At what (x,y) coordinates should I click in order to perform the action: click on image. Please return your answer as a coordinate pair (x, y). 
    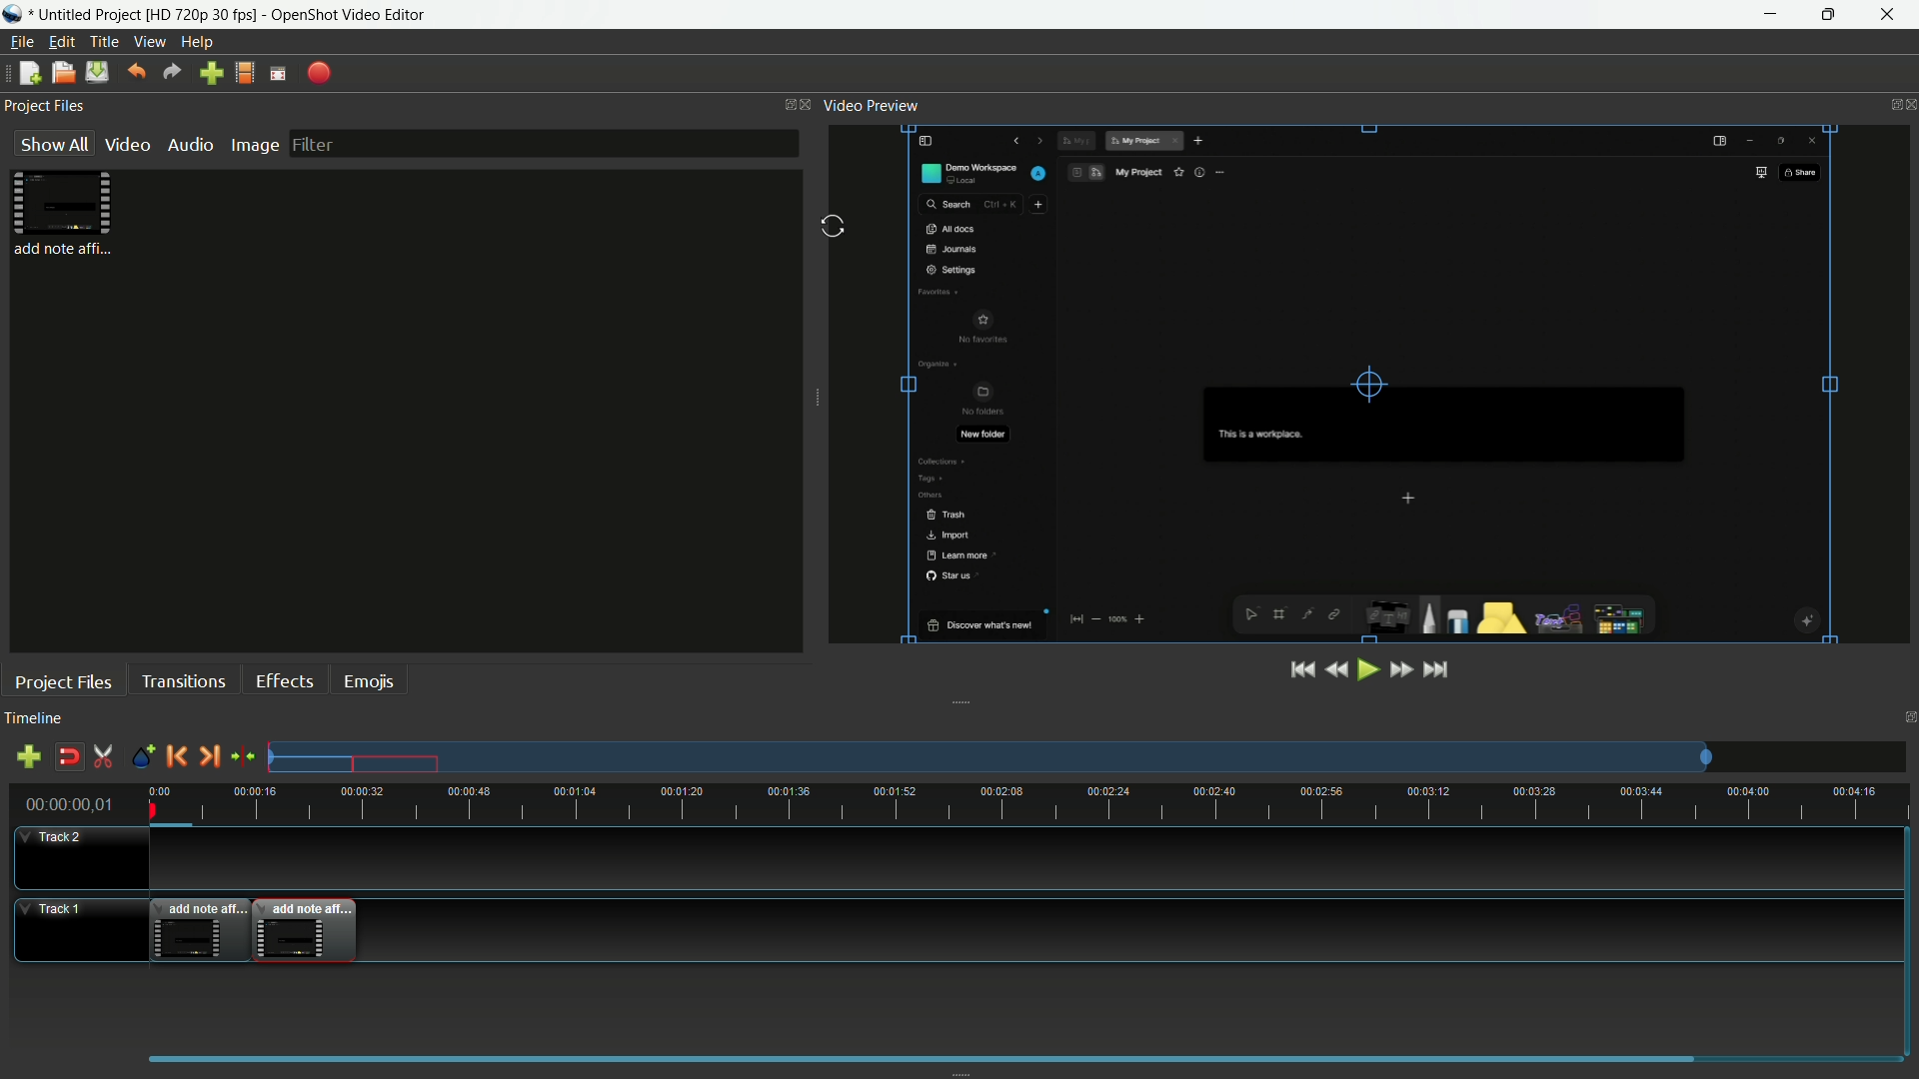
    Looking at the image, I should click on (254, 144).